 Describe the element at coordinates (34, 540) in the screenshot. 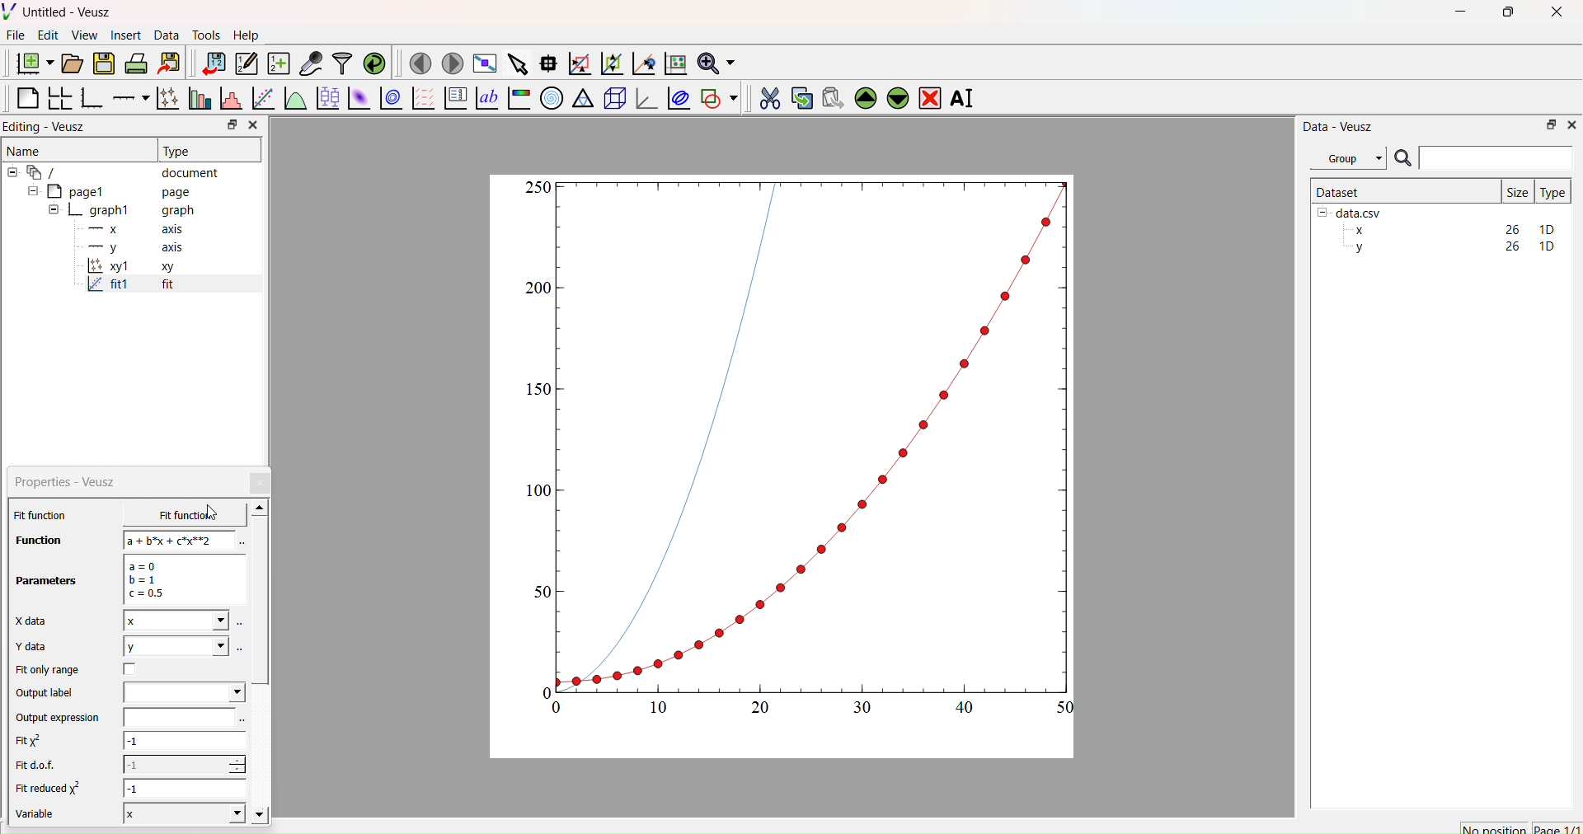

I see `Function` at that location.